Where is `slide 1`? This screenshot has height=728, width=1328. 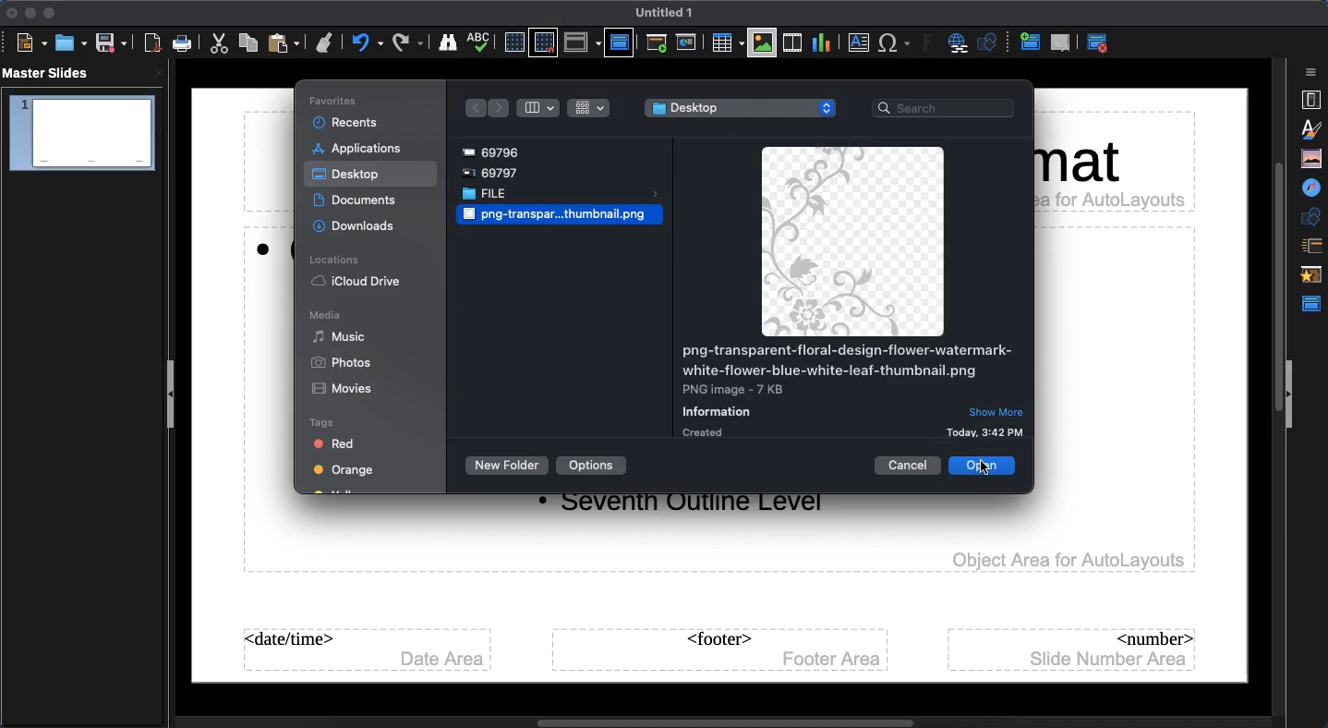 slide 1 is located at coordinates (81, 134).